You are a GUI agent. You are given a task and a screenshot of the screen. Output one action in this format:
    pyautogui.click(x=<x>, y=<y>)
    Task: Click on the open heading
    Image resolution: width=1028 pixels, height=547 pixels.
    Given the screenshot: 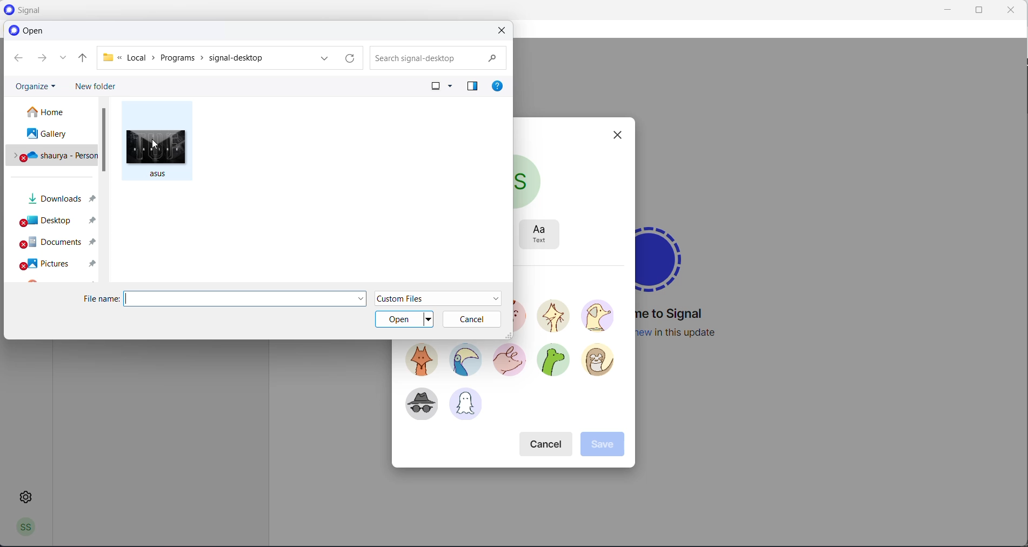 What is the action you would take?
    pyautogui.click(x=29, y=31)
    